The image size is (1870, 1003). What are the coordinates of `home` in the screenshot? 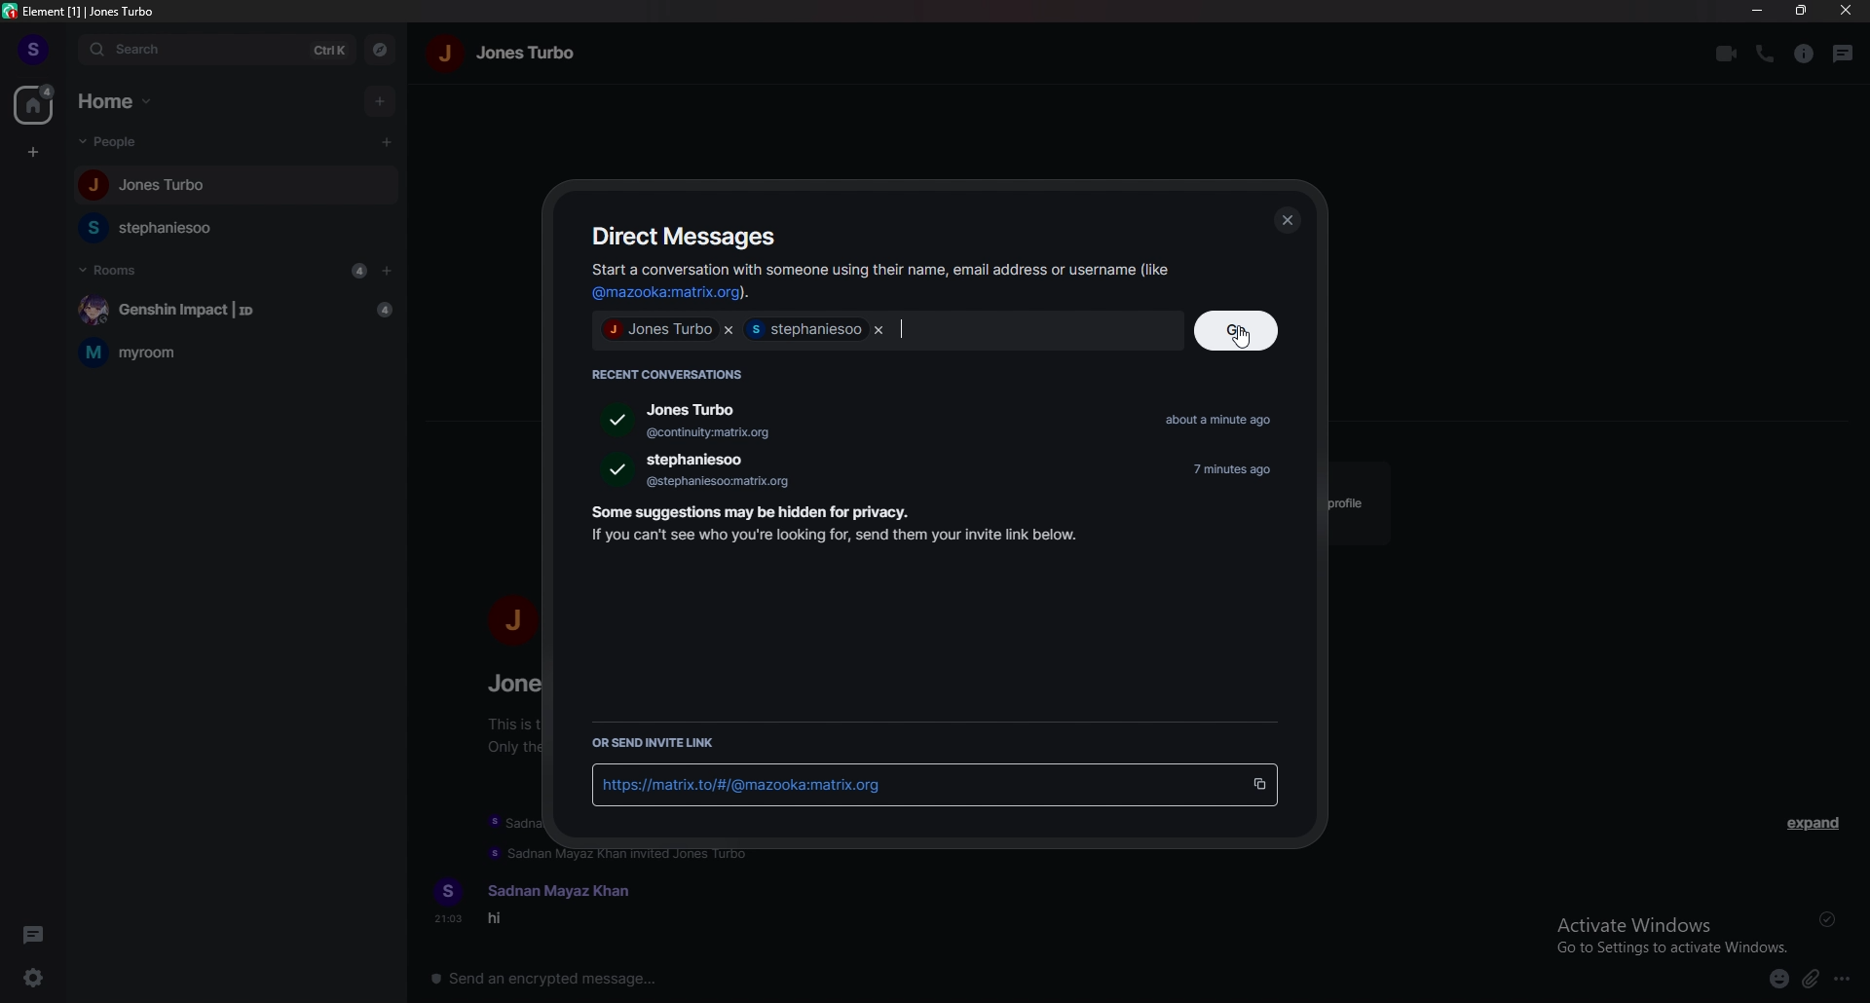 It's located at (122, 101).